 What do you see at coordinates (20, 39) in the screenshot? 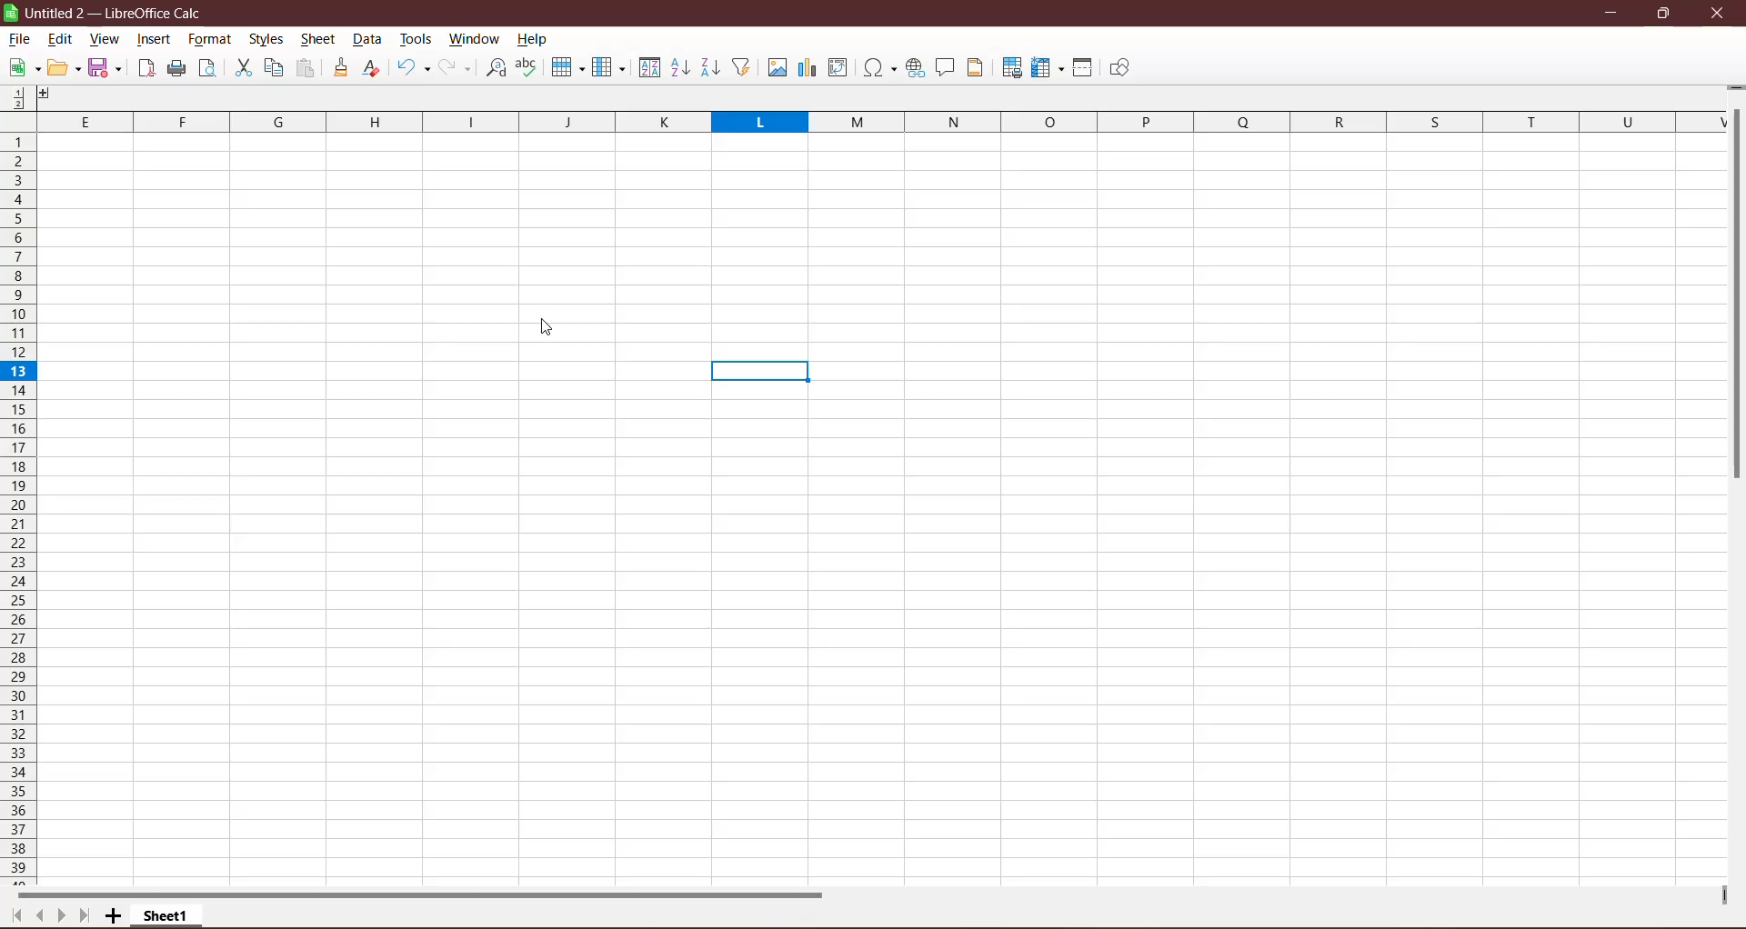
I see `File` at bounding box center [20, 39].